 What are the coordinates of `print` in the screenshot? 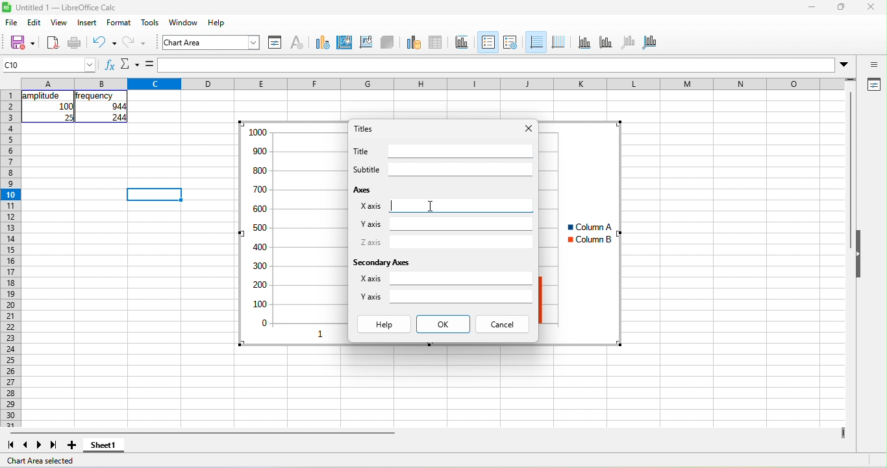 It's located at (75, 43).